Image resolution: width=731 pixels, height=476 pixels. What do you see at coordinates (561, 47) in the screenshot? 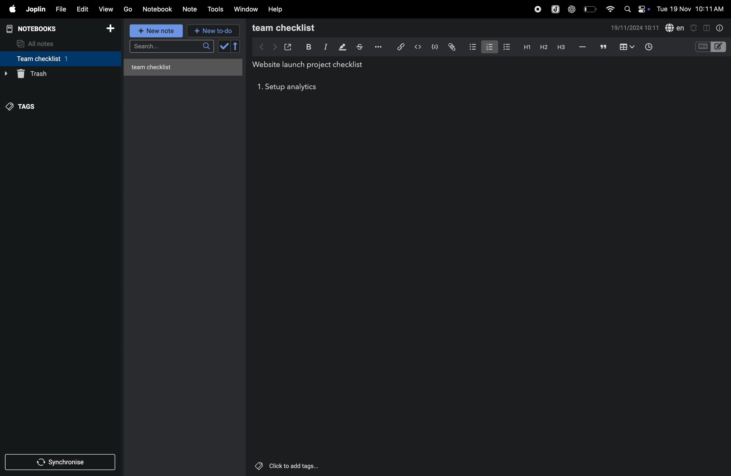
I see `heading 3` at bounding box center [561, 47].